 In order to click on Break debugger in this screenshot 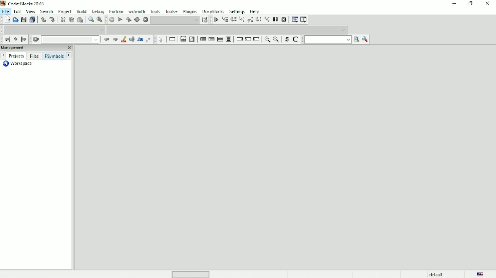, I will do `click(276, 19)`.